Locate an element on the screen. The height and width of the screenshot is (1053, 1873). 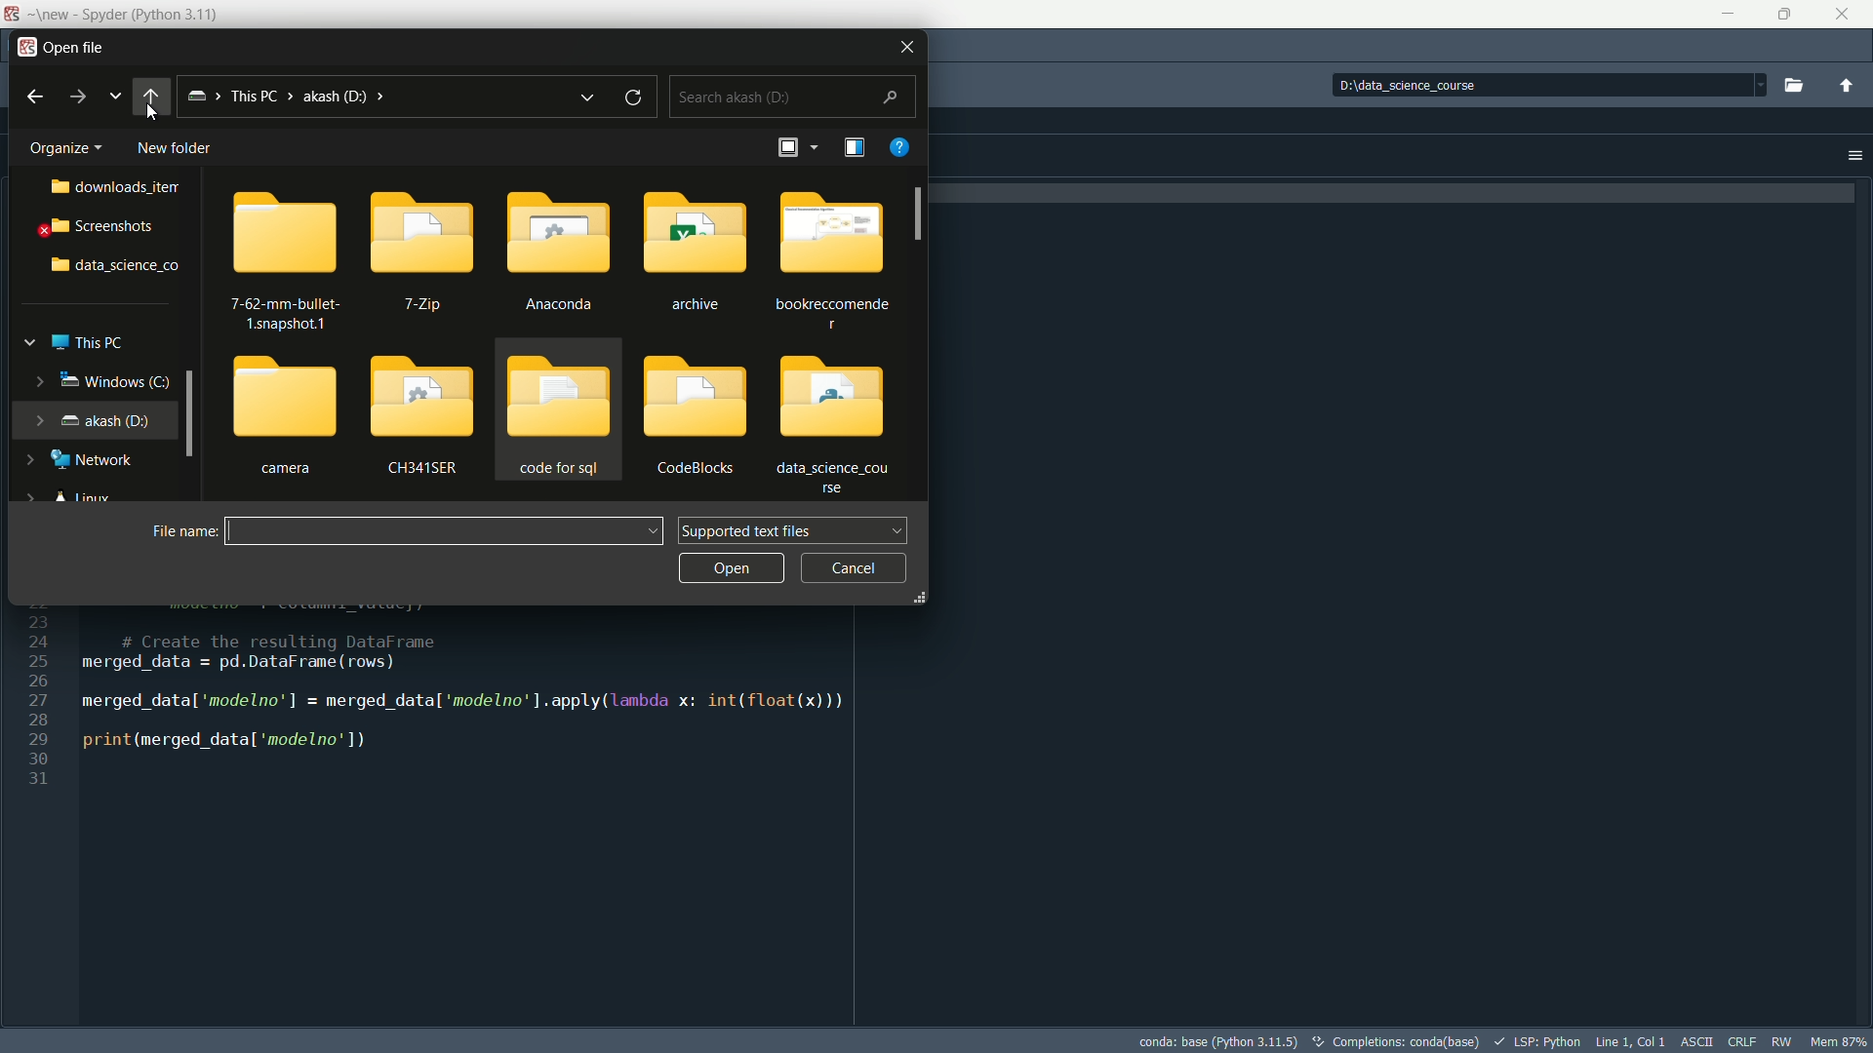
preview pane is located at coordinates (856, 146).